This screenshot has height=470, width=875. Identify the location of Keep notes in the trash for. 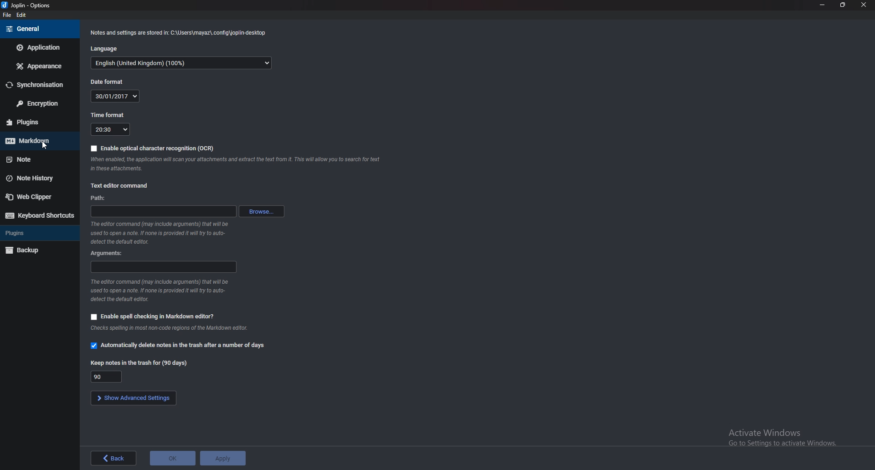
(105, 377).